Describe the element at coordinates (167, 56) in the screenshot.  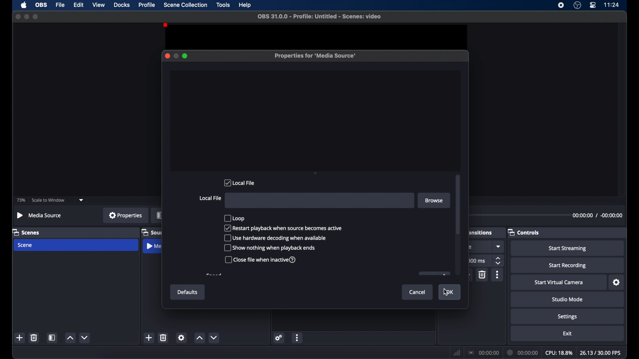
I see `close` at that location.